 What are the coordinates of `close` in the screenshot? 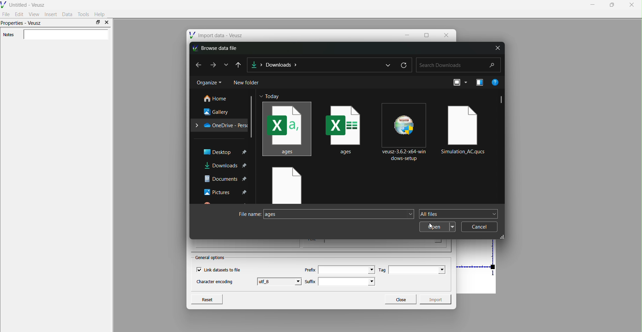 It's located at (631, 5).